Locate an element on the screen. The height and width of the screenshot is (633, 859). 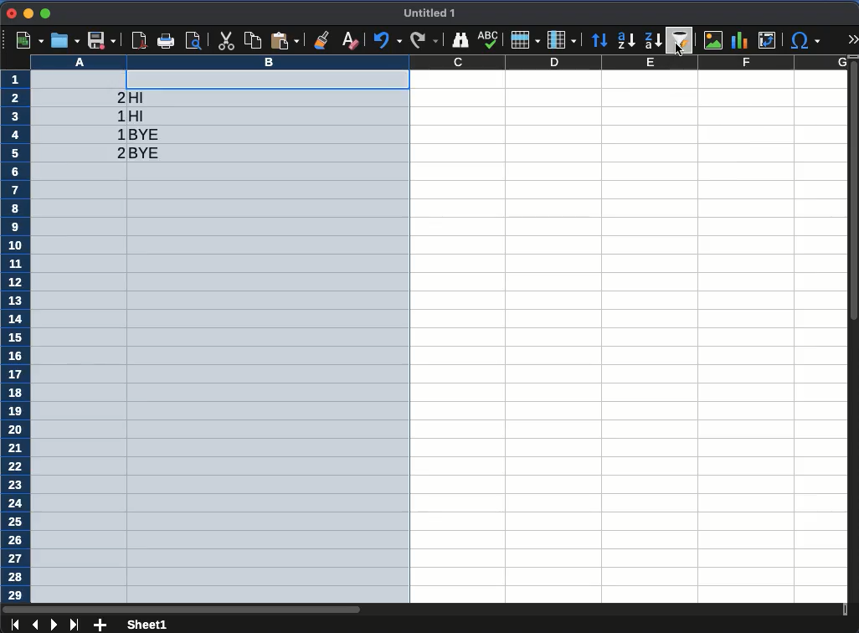
abc is located at coordinates (486, 39).